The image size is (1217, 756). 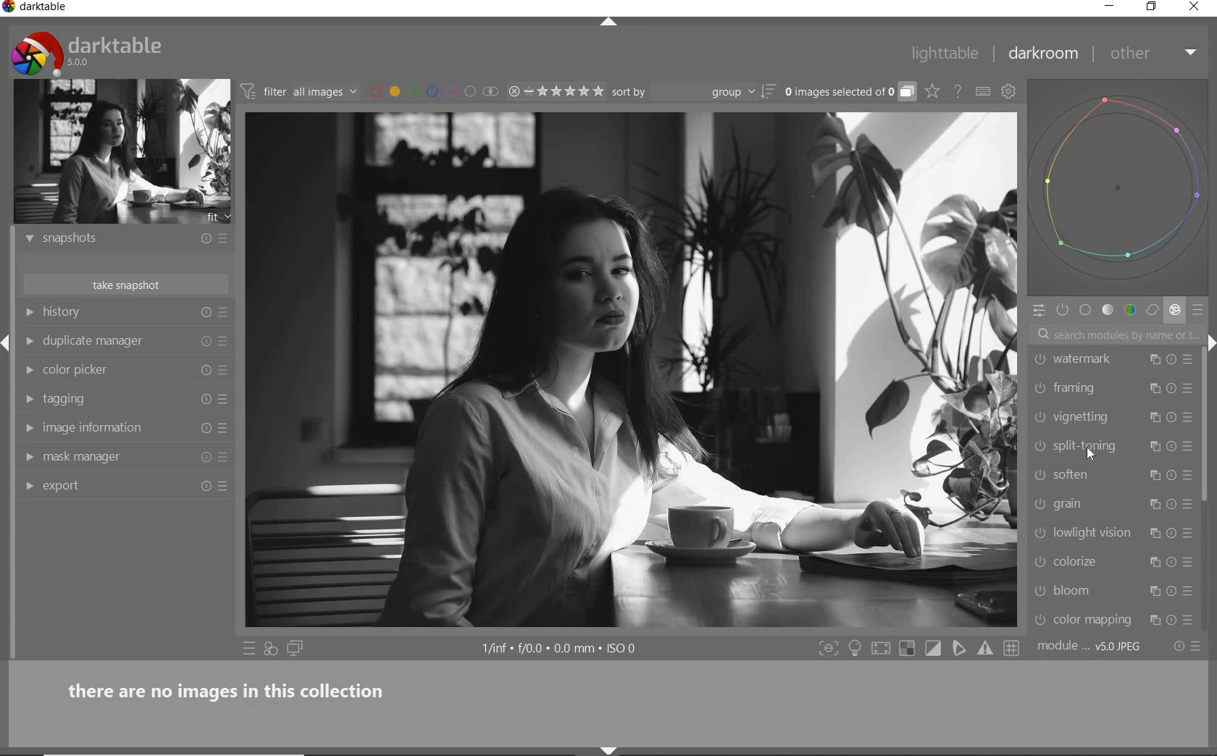 I want to click on multiple instance actions, so click(x=1157, y=473).